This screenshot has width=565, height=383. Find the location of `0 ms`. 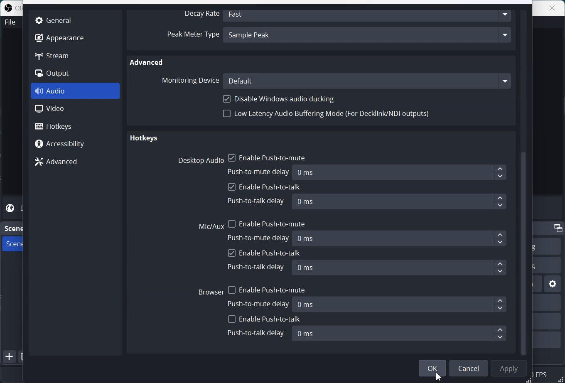

0 ms is located at coordinates (401, 238).